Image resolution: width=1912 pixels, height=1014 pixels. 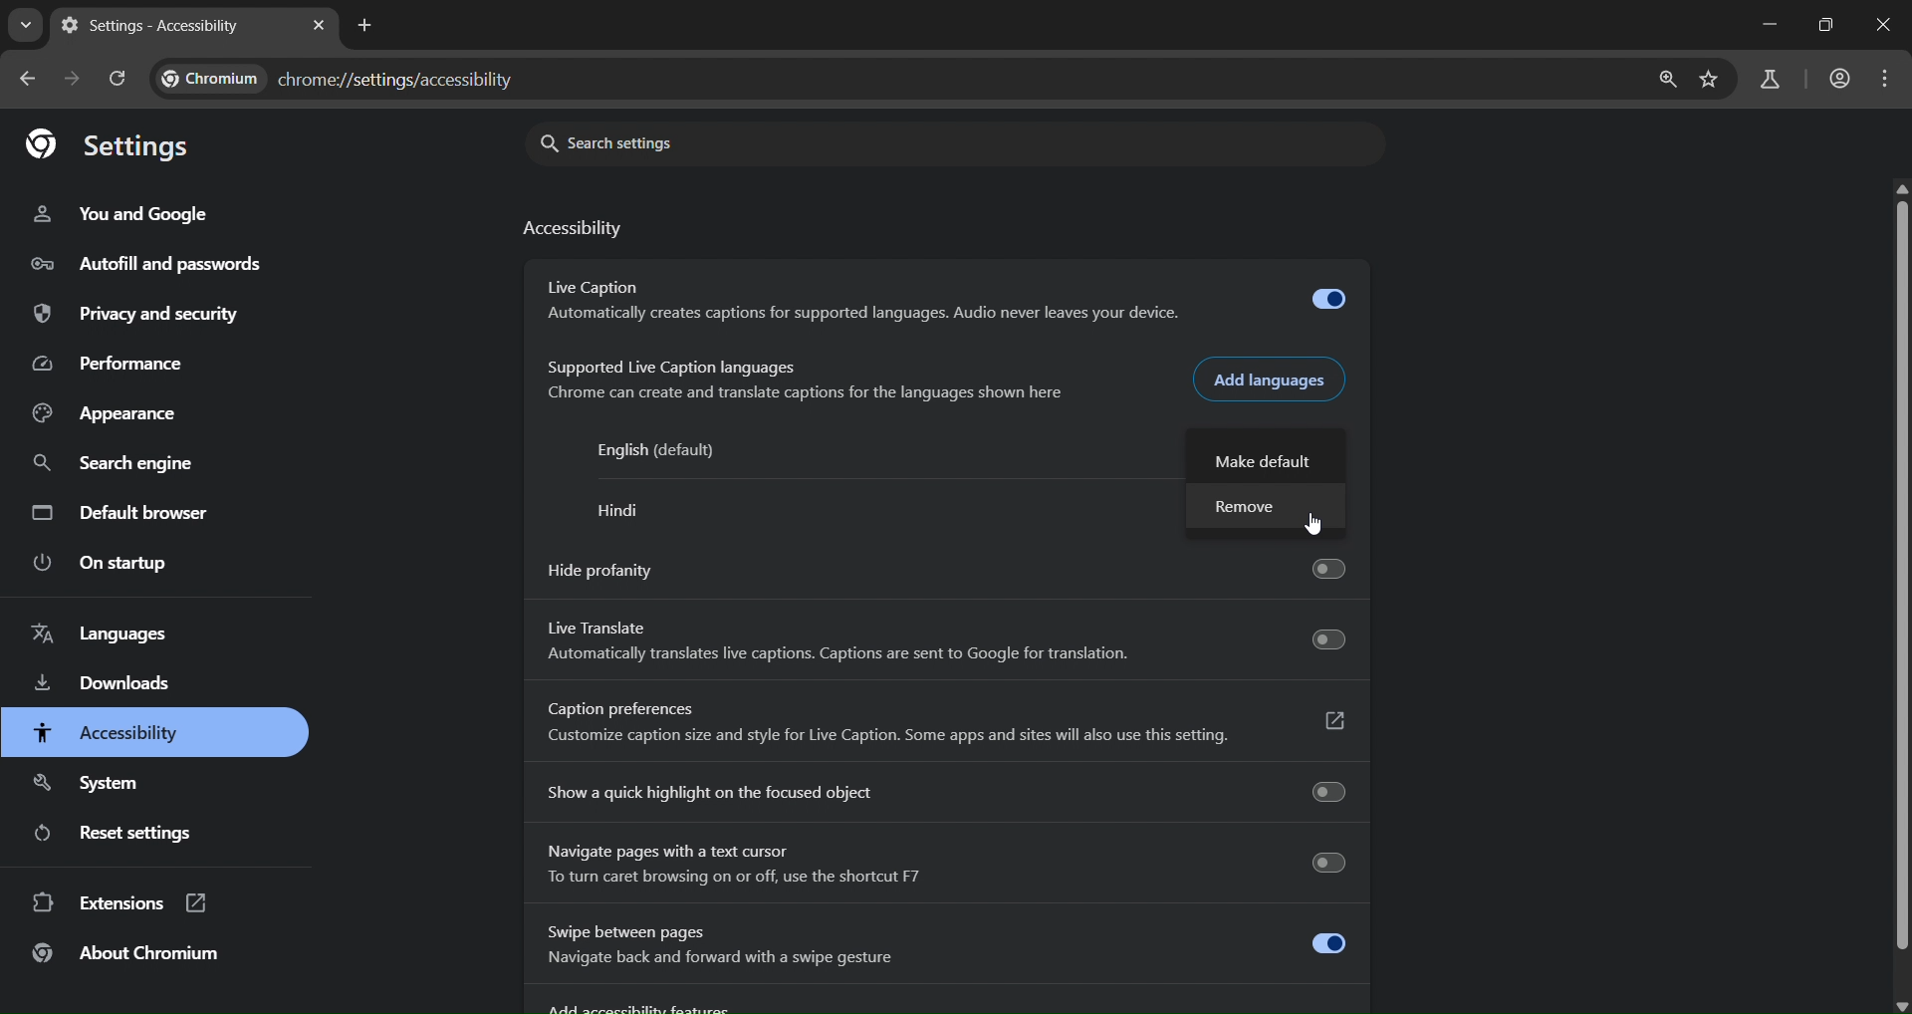 I want to click on on startup, so click(x=102, y=564).